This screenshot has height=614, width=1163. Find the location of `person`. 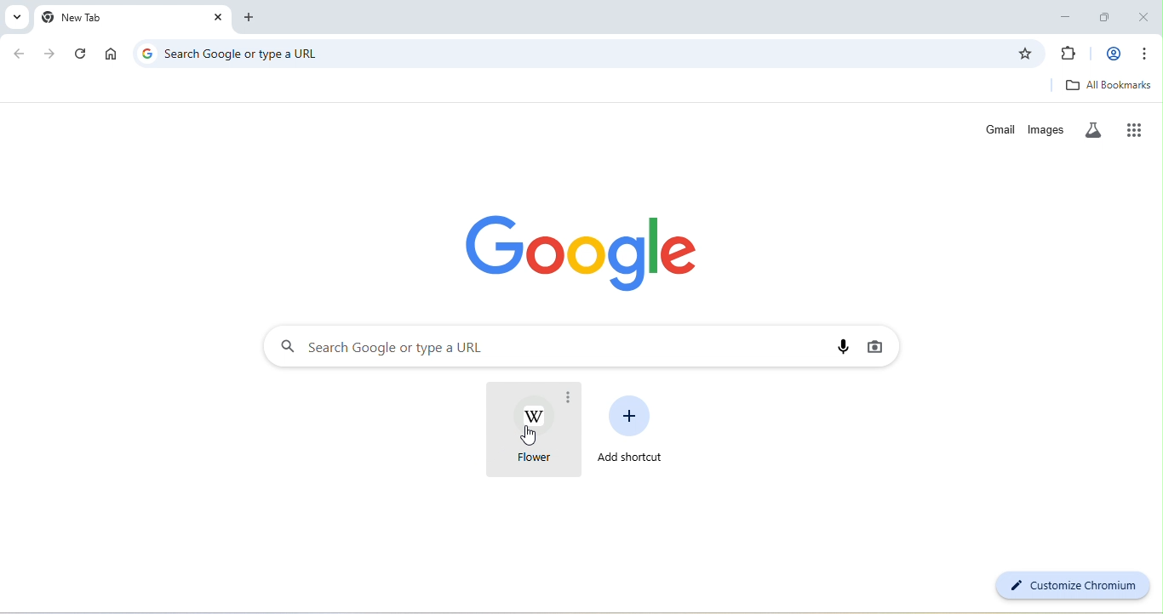

person is located at coordinates (1113, 54).